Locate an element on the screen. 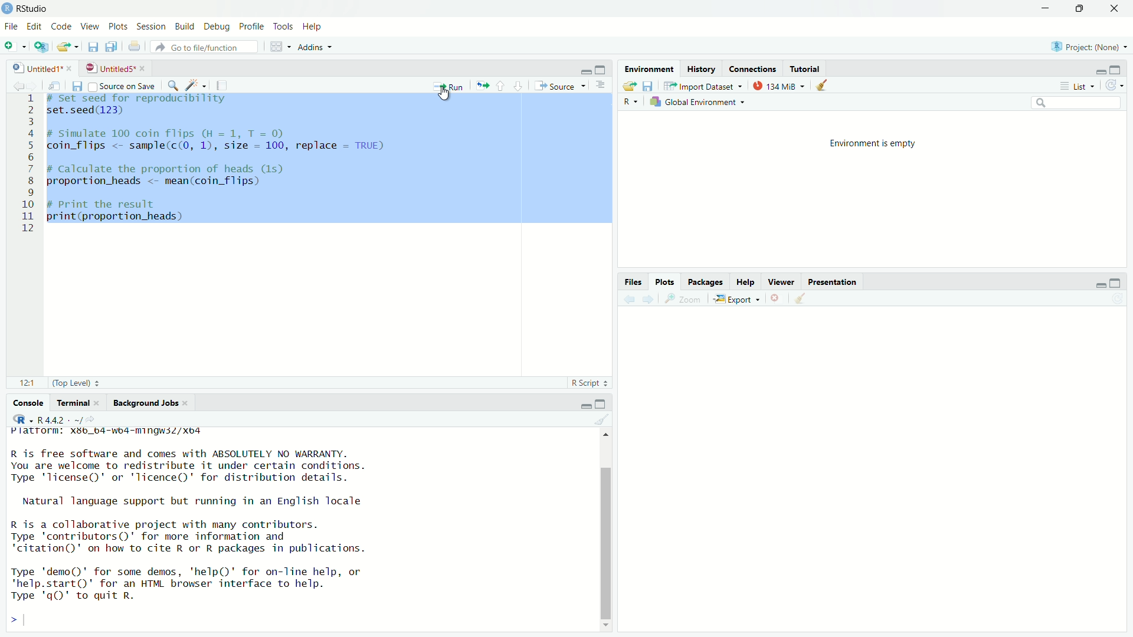 This screenshot has width=1133, height=637. session is located at coordinates (150, 25).